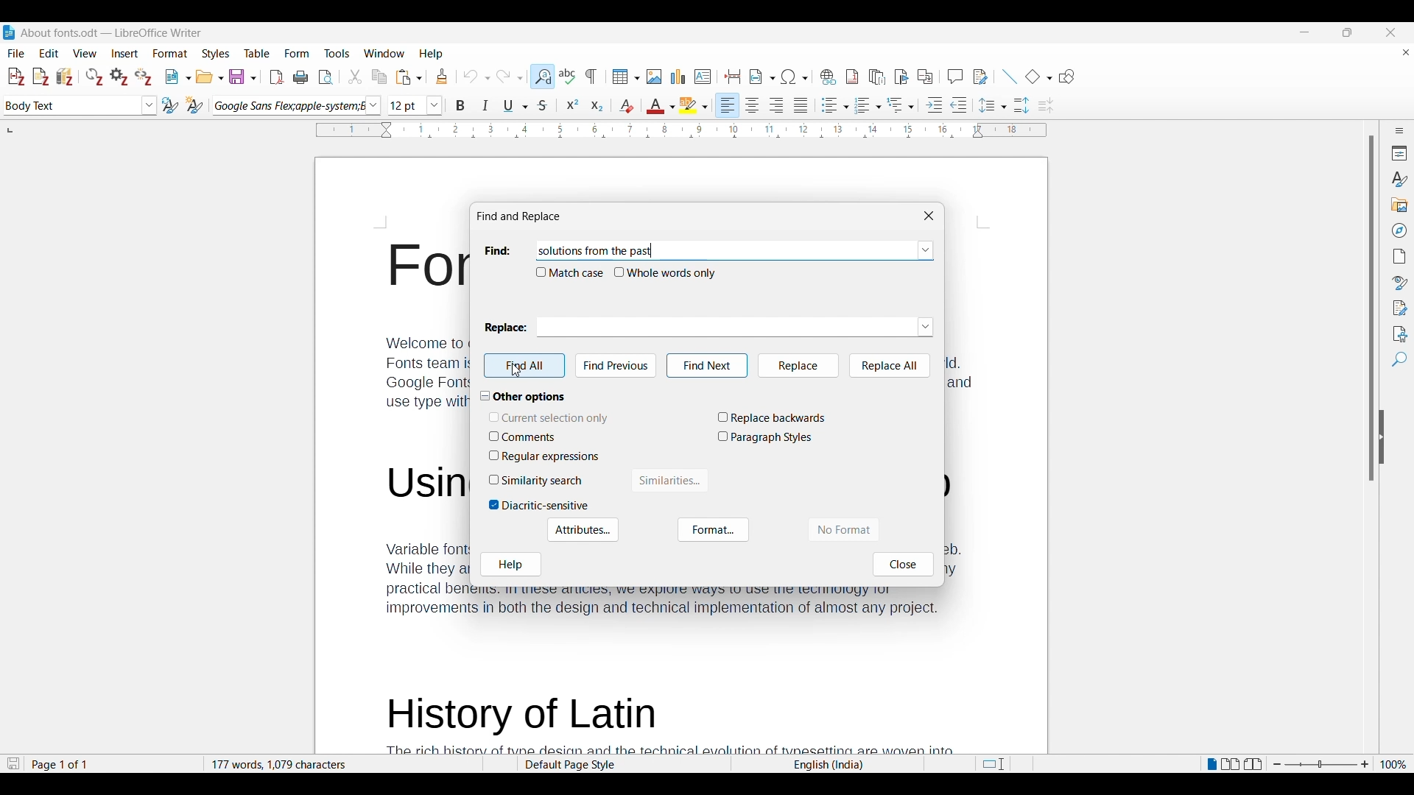 This screenshot has width=1414, height=795. I want to click on Close interface, so click(1390, 32).